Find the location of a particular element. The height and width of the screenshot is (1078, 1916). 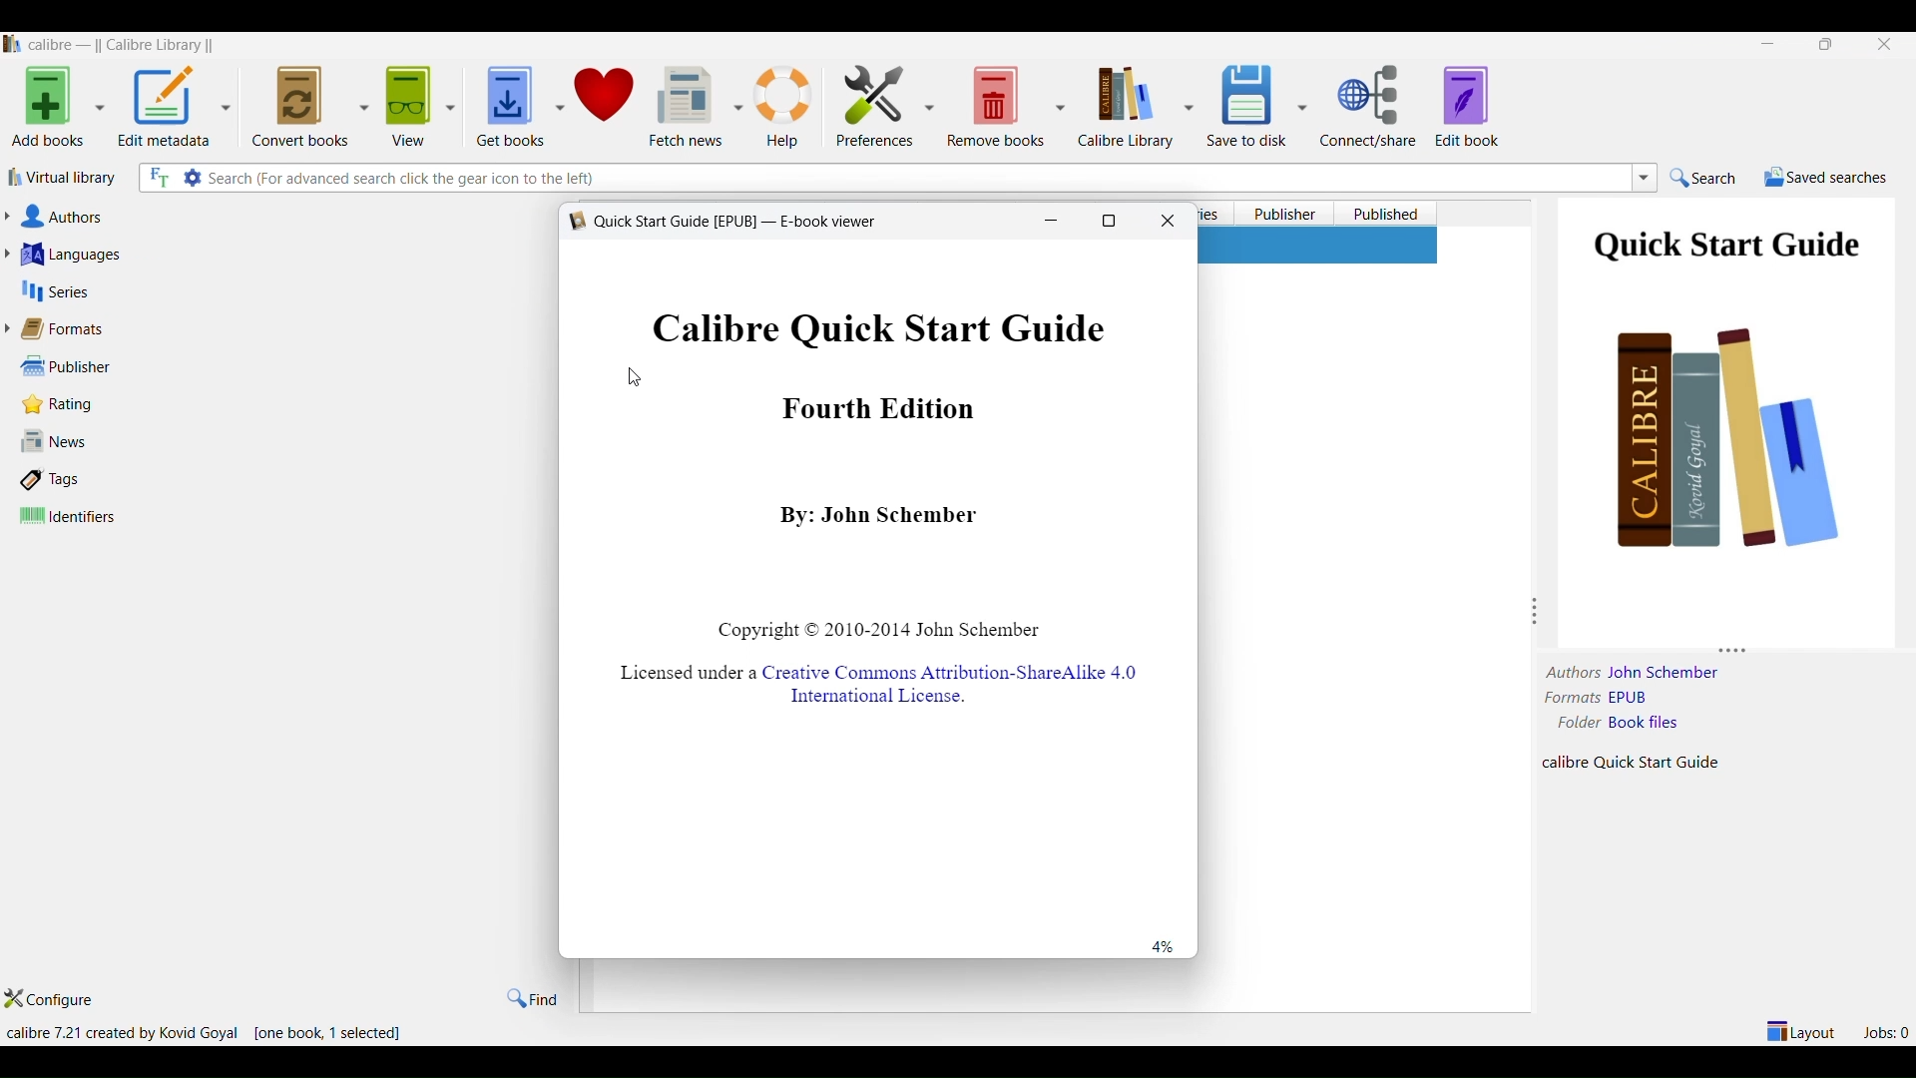

search box is located at coordinates (916, 177).